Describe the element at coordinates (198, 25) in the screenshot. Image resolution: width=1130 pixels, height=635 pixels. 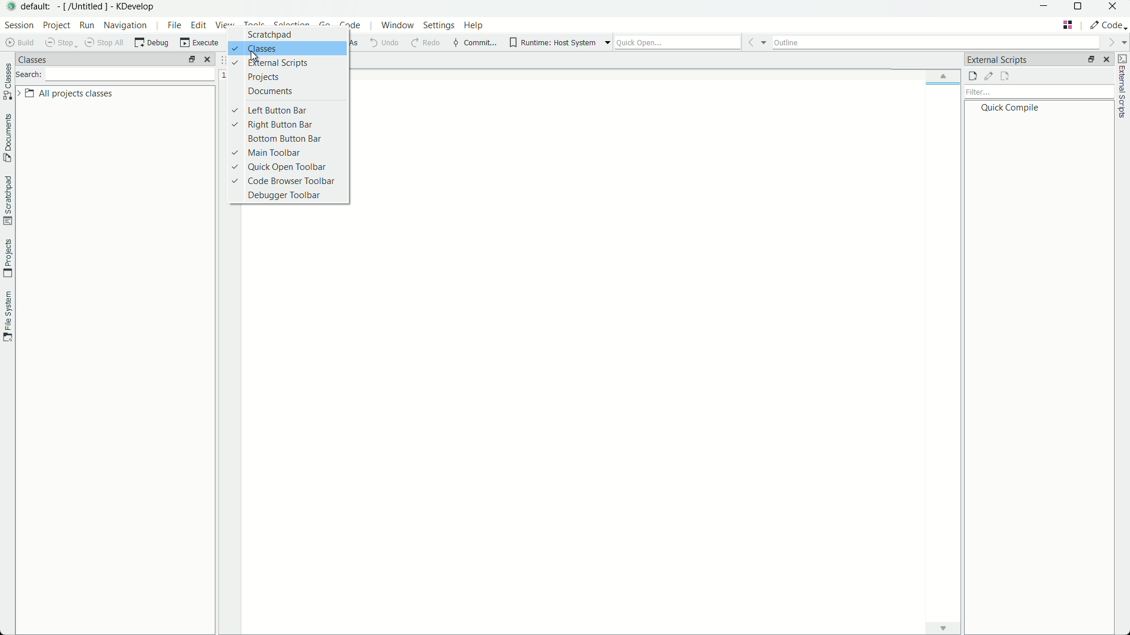
I see `edit` at that location.